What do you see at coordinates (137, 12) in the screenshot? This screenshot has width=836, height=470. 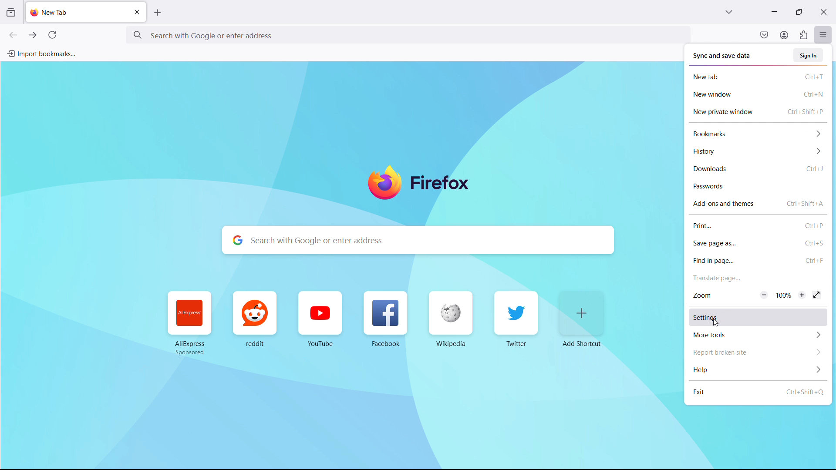 I see `close tab` at bounding box center [137, 12].